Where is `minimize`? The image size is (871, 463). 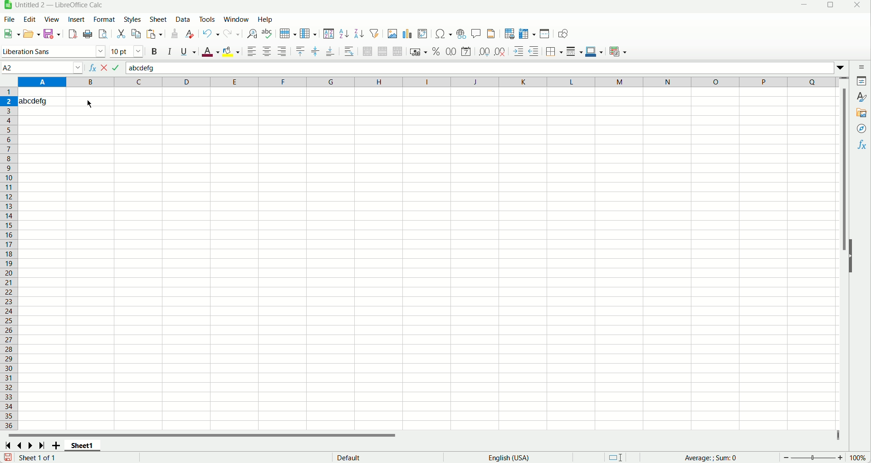
minimize is located at coordinates (805, 5).